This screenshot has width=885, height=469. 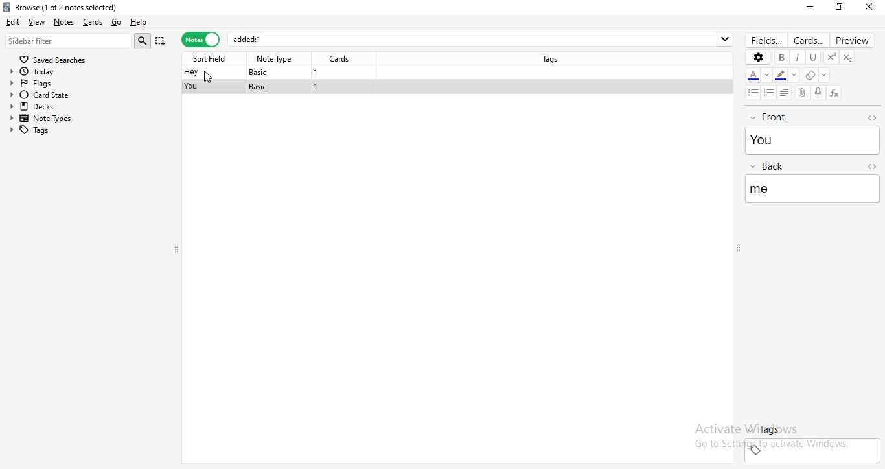 I want to click on notes, so click(x=200, y=40).